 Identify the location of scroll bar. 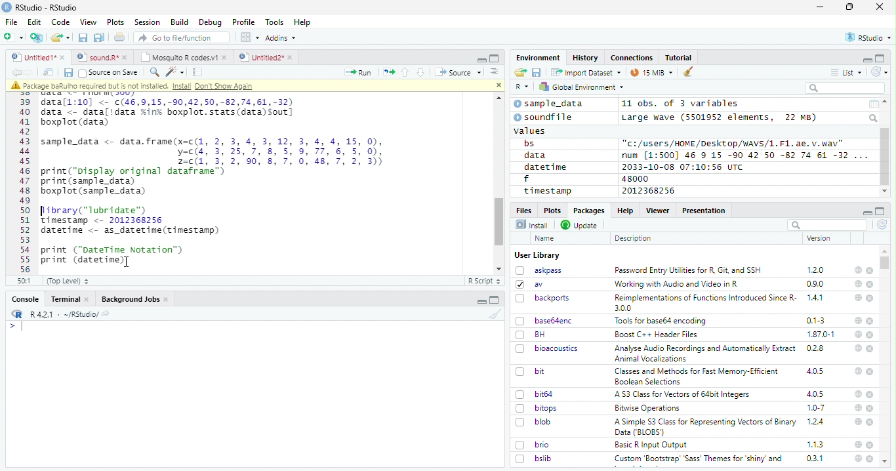
(886, 262).